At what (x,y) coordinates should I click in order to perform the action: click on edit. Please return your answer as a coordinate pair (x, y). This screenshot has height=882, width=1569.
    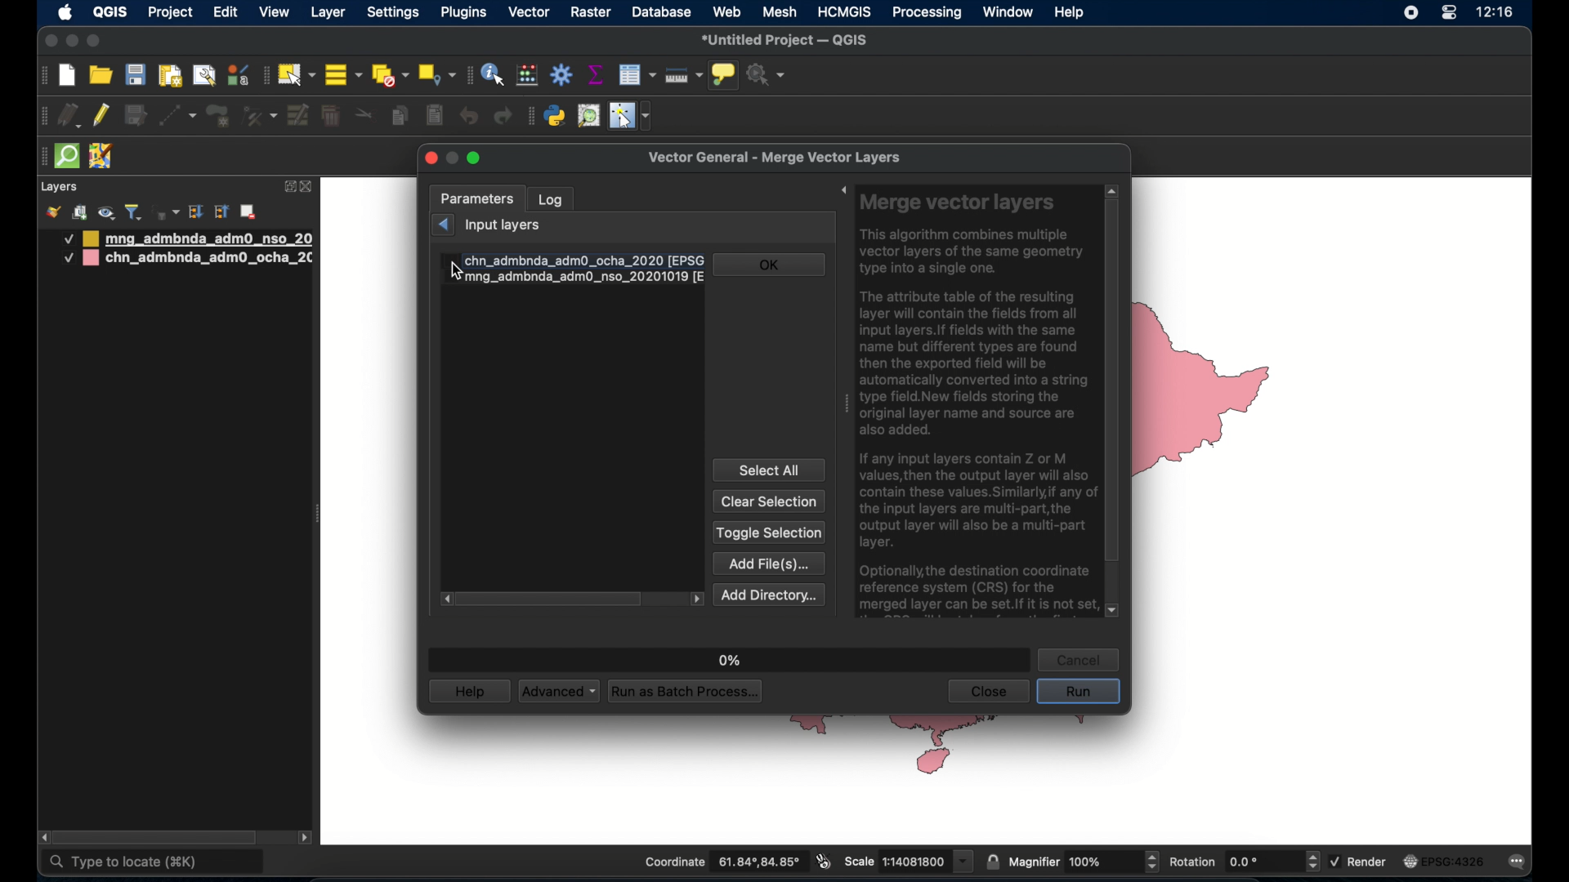
    Looking at the image, I should click on (226, 14).